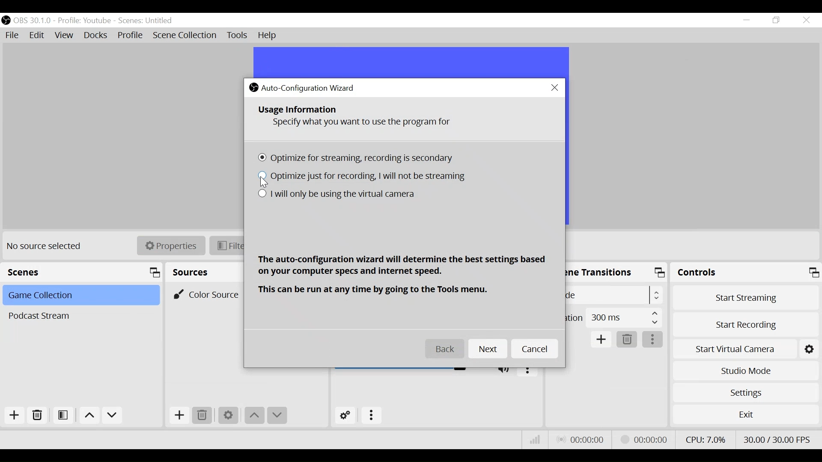  Describe the element at coordinates (253, 87) in the screenshot. I see `OBS Studio Desktop icon` at that location.